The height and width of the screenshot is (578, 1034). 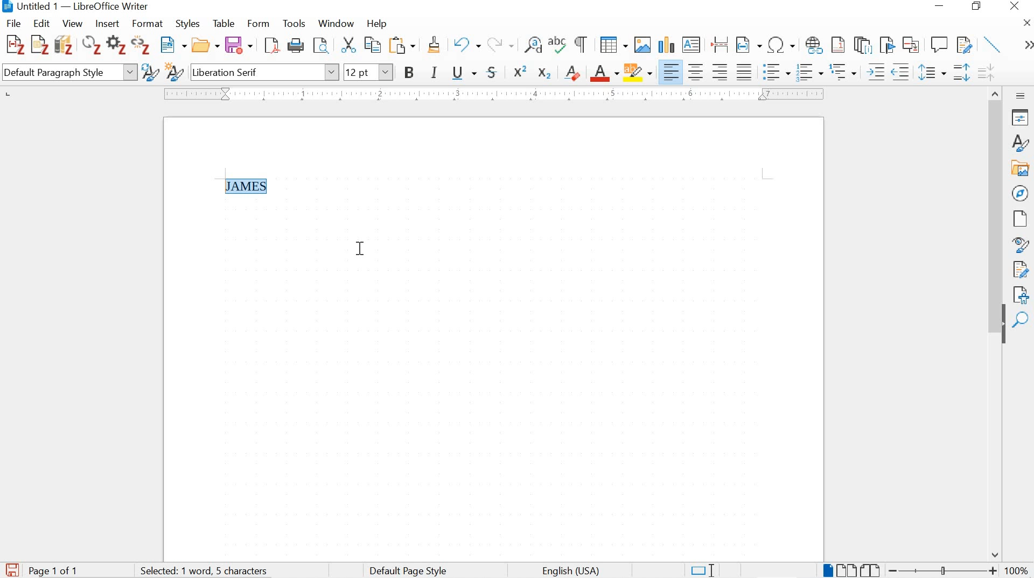 I want to click on table, so click(x=223, y=23).